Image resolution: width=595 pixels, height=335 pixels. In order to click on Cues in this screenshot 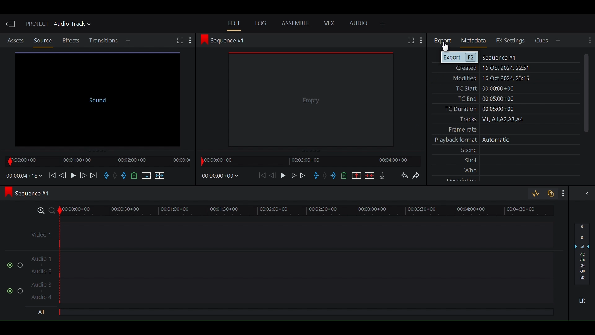, I will do `click(542, 41)`.